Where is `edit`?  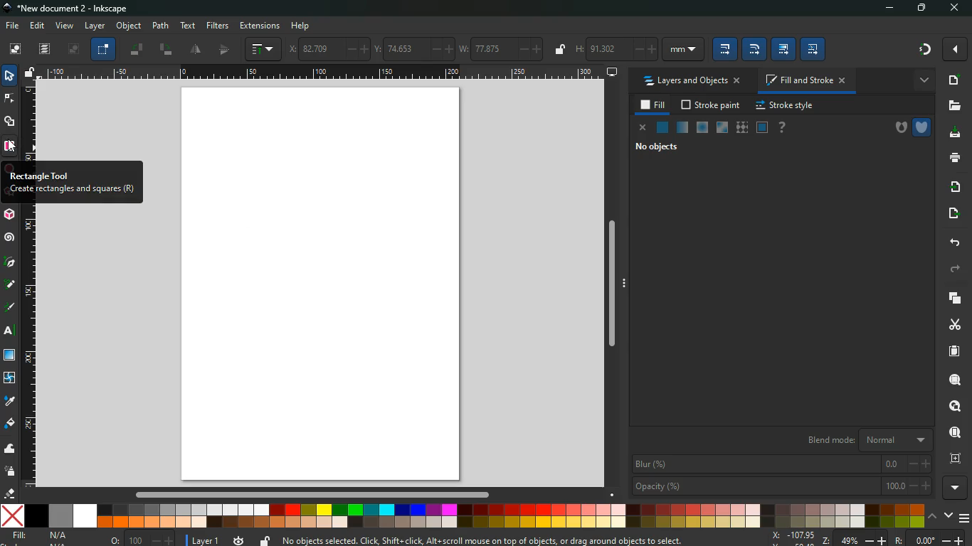 edit is located at coordinates (724, 48).